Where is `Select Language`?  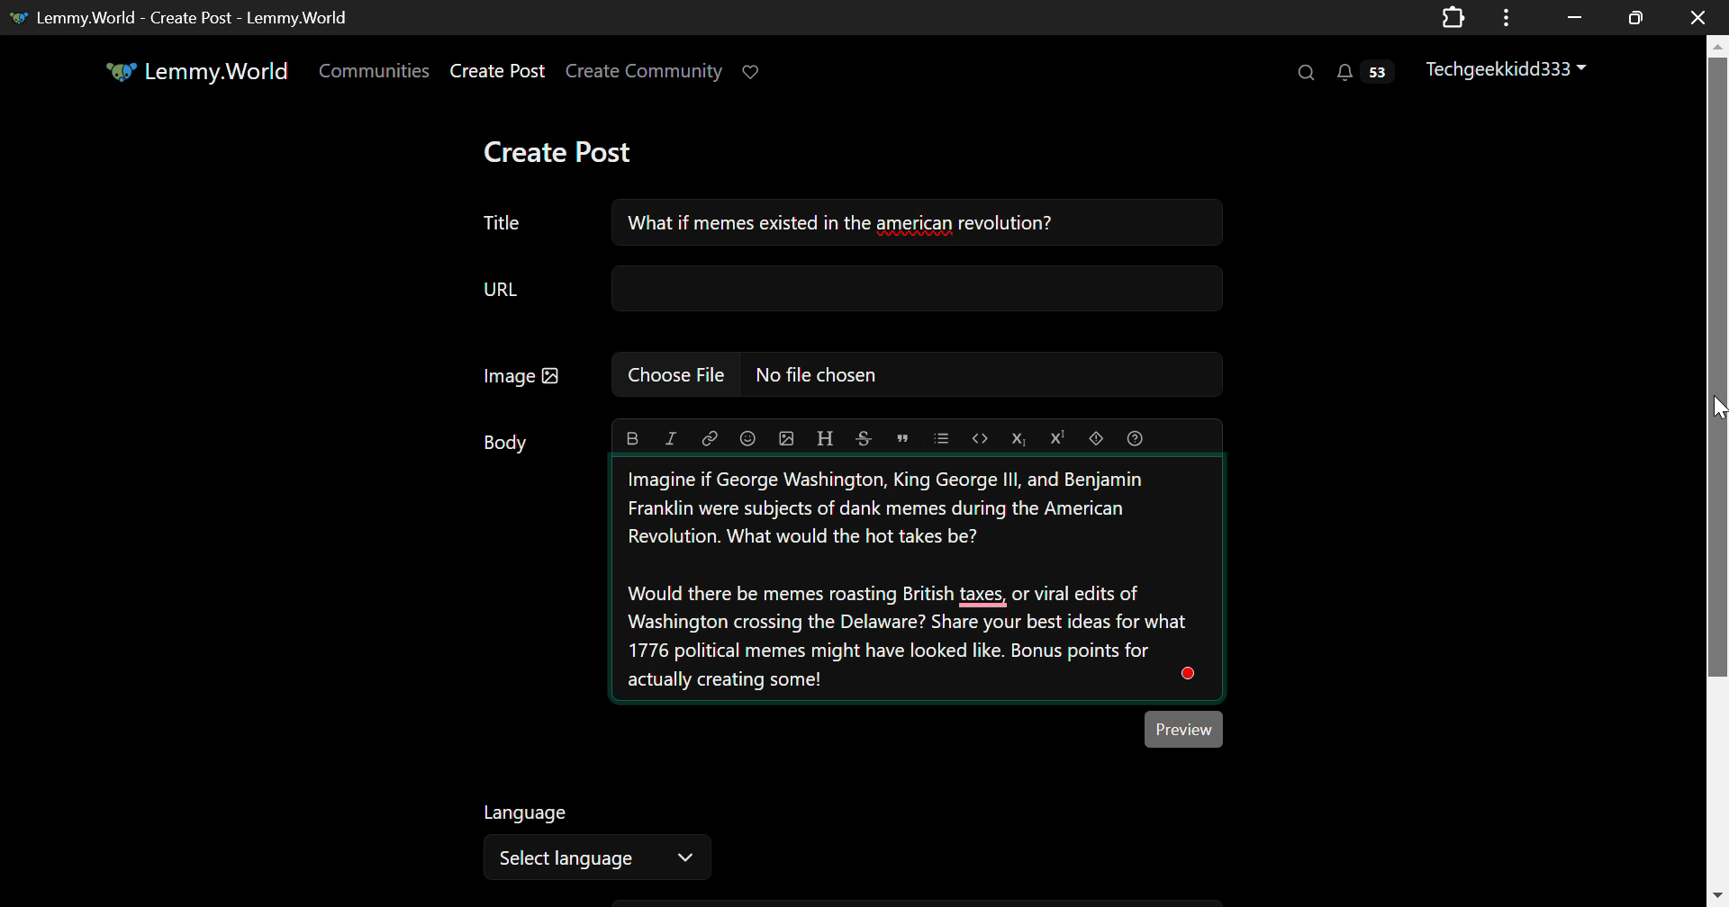
Select Language is located at coordinates (593, 840).